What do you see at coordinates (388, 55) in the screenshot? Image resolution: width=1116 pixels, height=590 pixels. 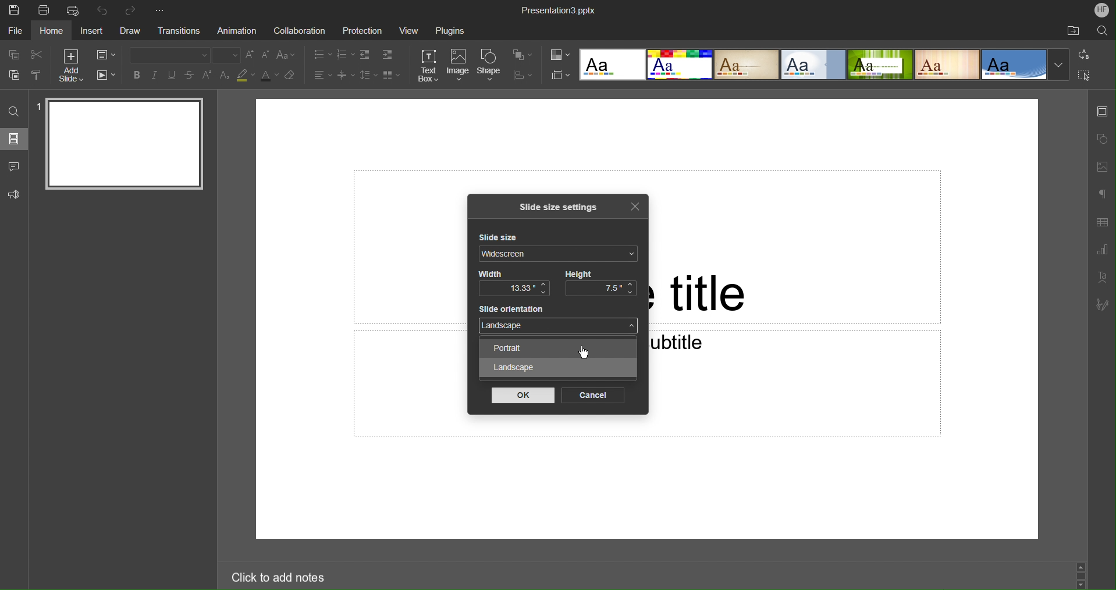 I see `Increase Indent` at bounding box center [388, 55].